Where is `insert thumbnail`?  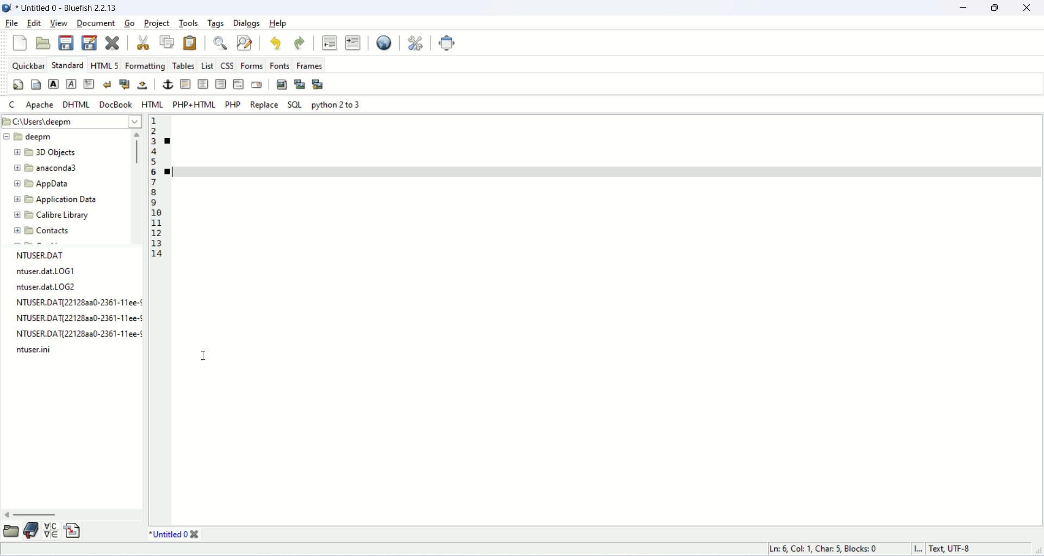 insert thumbnail is located at coordinates (300, 84).